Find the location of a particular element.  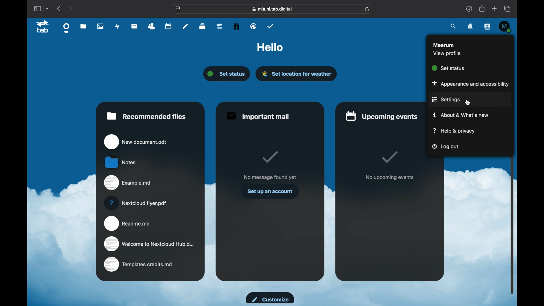

share is located at coordinates (482, 8).